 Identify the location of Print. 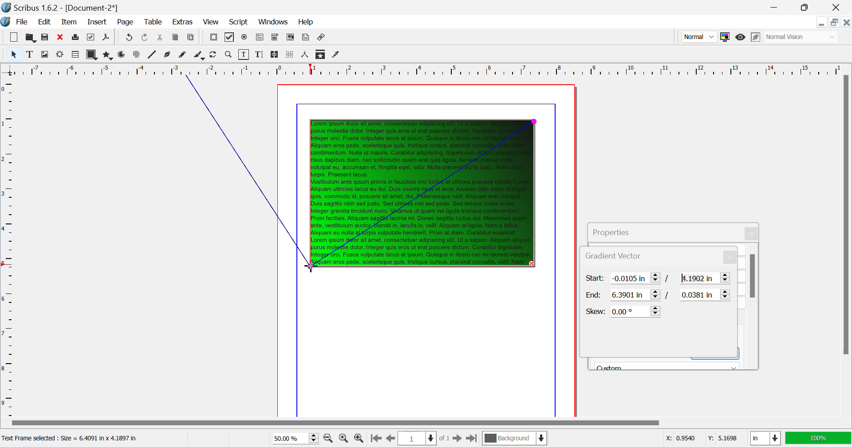
(76, 37).